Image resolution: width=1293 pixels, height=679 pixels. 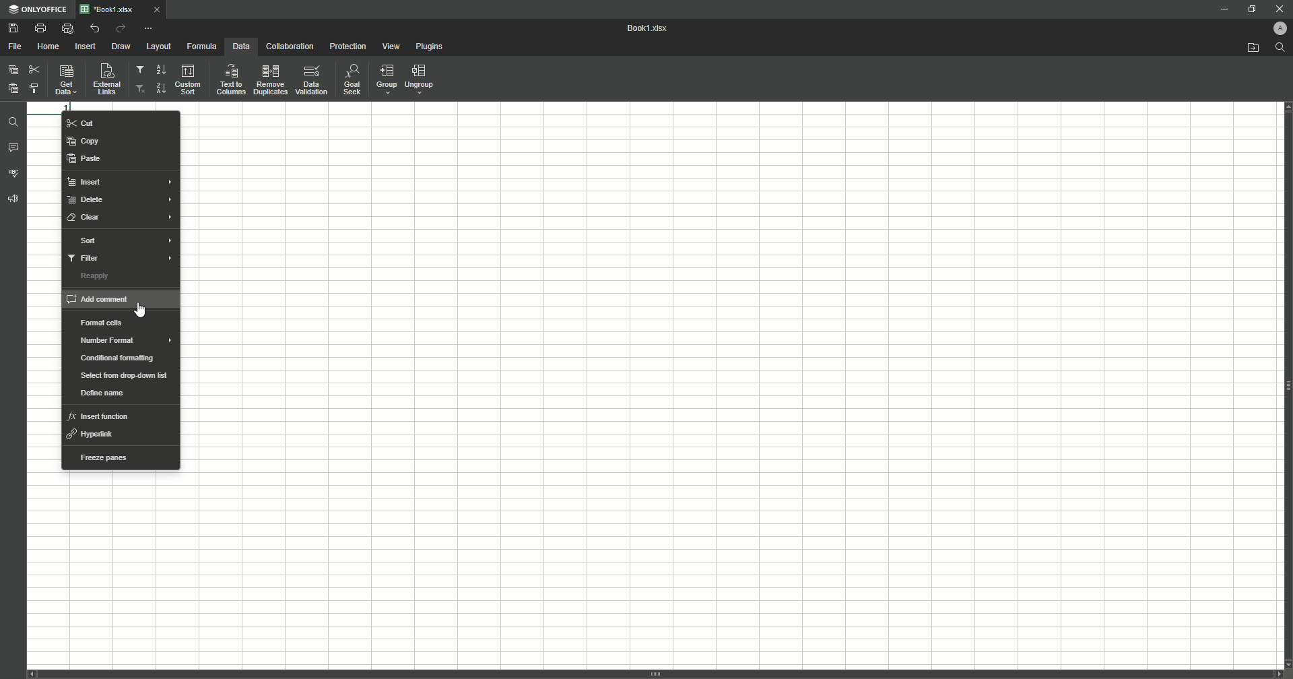 I want to click on Freeze panes, so click(x=103, y=457).